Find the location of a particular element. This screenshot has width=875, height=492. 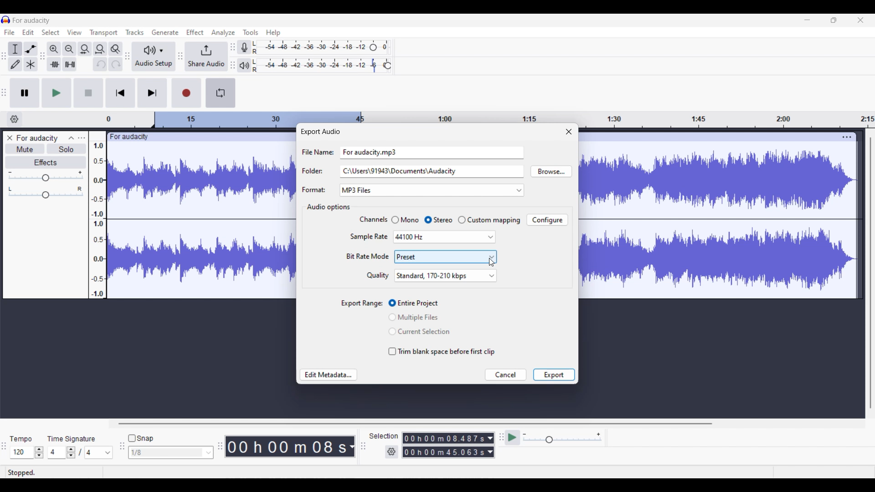

Browse folders is located at coordinates (551, 171).